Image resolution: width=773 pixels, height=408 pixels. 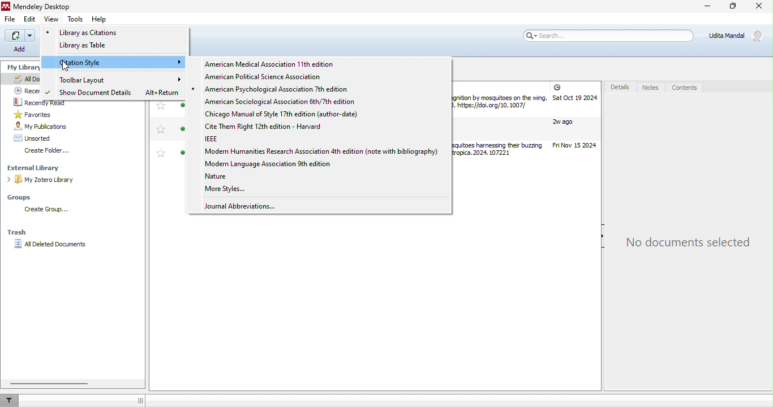 What do you see at coordinates (97, 93) in the screenshot?
I see `show Document Details` at bounding box center [97, 93].